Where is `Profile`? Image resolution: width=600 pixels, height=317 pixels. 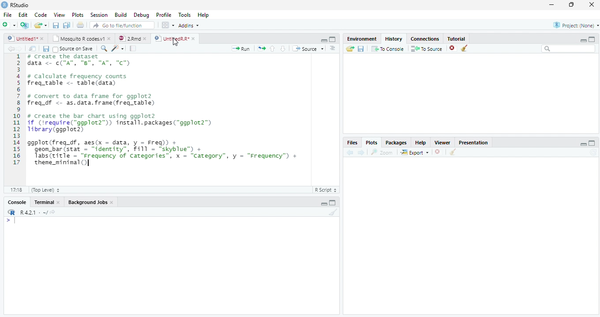 Profile is located at coordinates (164, 15).